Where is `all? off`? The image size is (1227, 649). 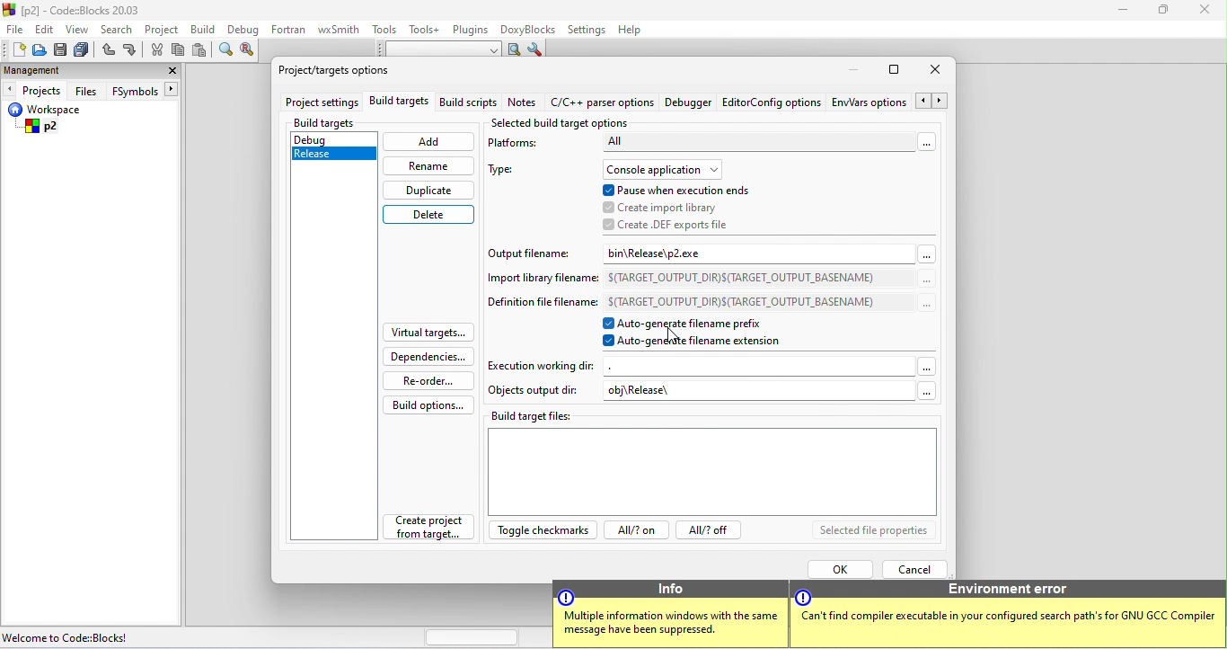
all? off is located at coordinates (712, 532).